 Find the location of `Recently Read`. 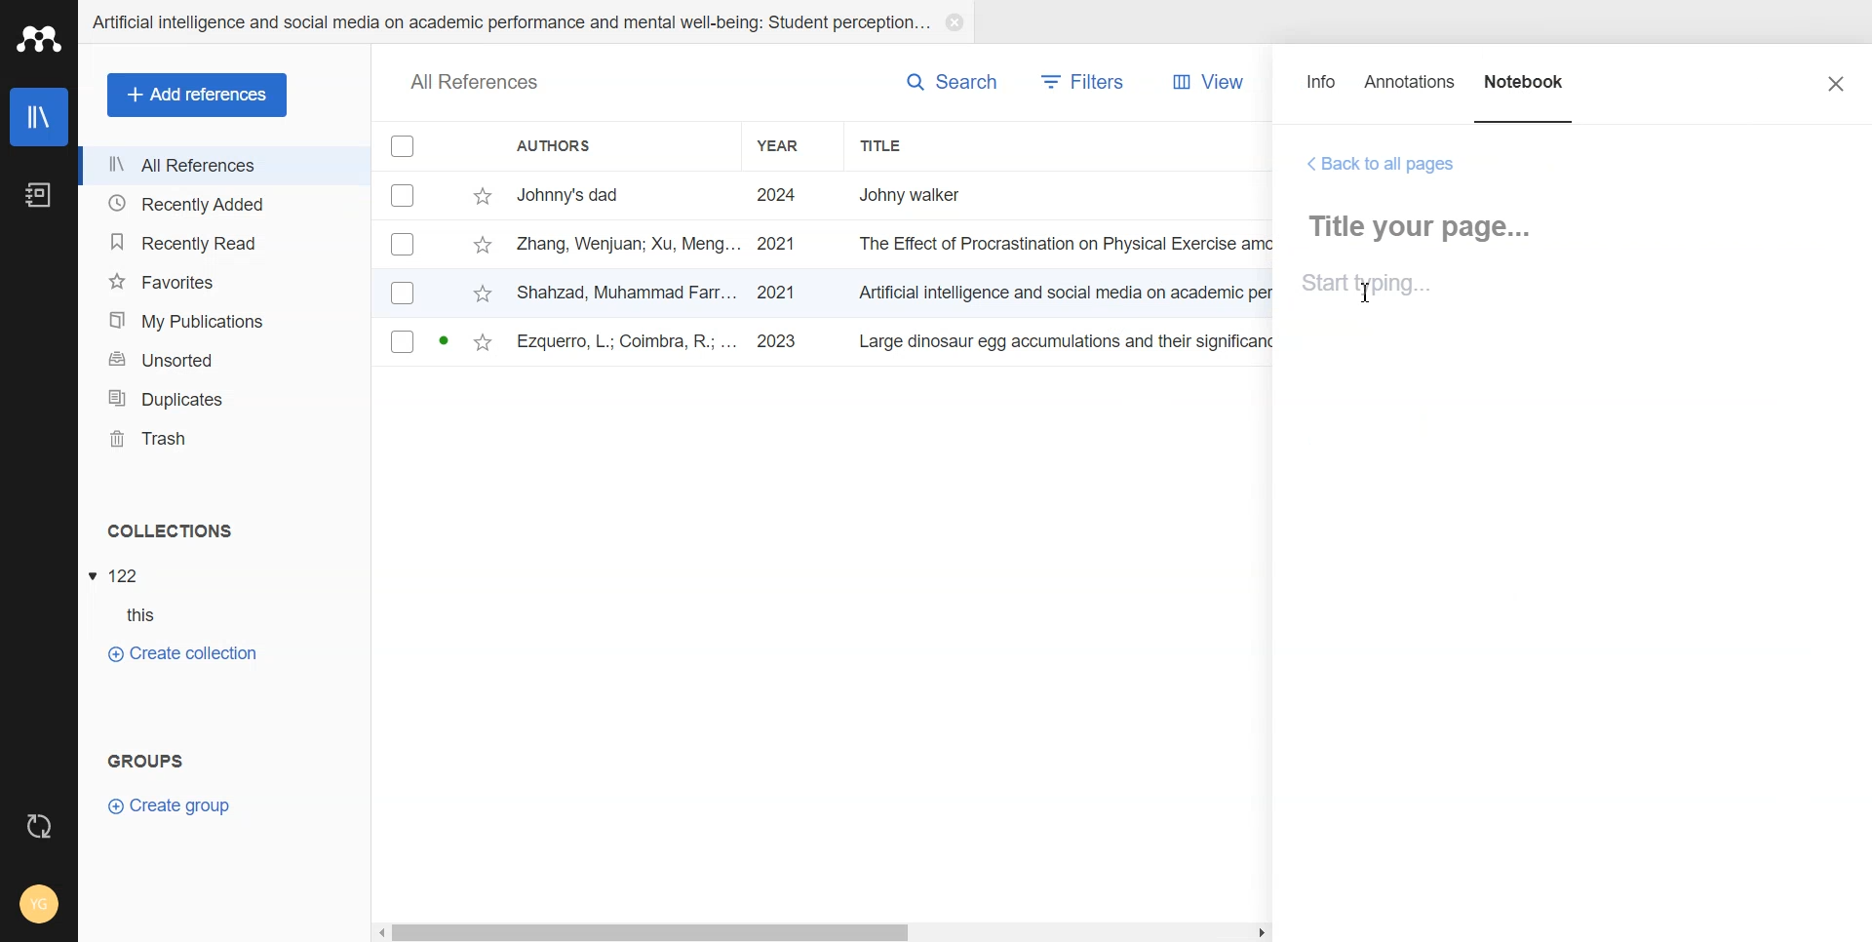

Recently Read is located at coordinates (222, 244).